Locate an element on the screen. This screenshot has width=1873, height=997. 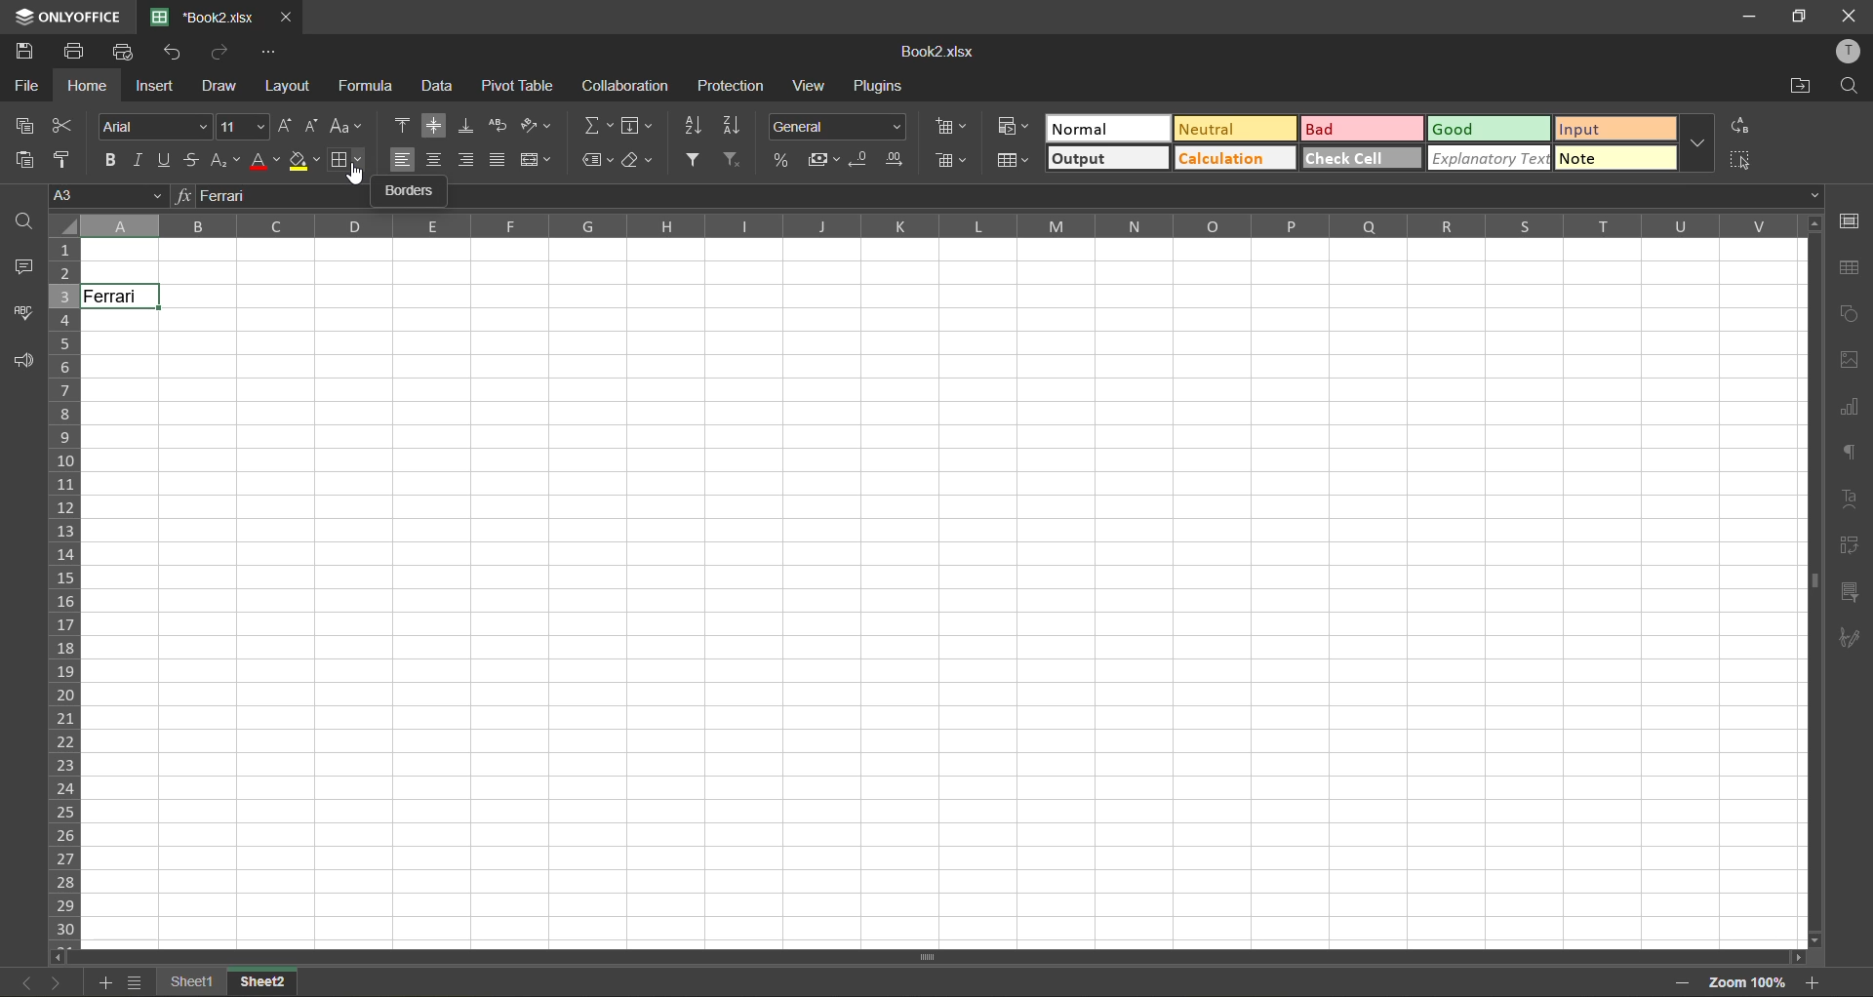
good is located at coordinates (1490, 130).